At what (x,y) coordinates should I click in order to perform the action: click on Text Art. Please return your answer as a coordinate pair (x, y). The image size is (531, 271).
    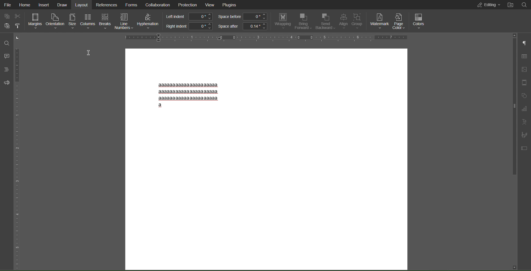
    Looking at the image, I should click on (524, 122).